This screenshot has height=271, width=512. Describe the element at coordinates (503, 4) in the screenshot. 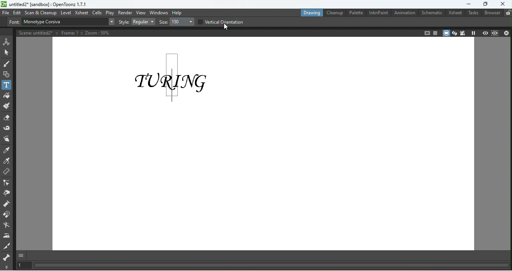

I see `Close` at that location.